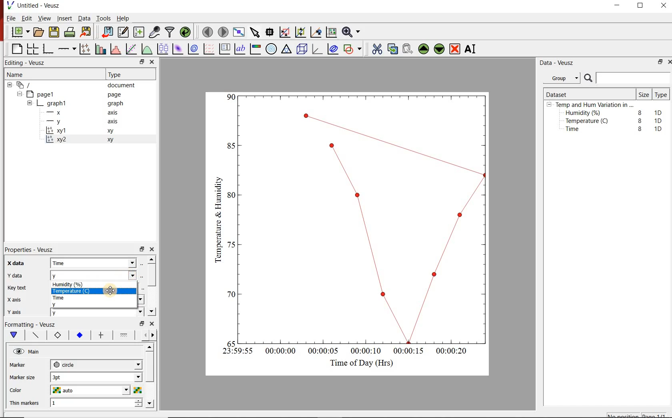 This screenshot has width=672, height=418. I want to click on Remove the selected widget, so click(456, 49).